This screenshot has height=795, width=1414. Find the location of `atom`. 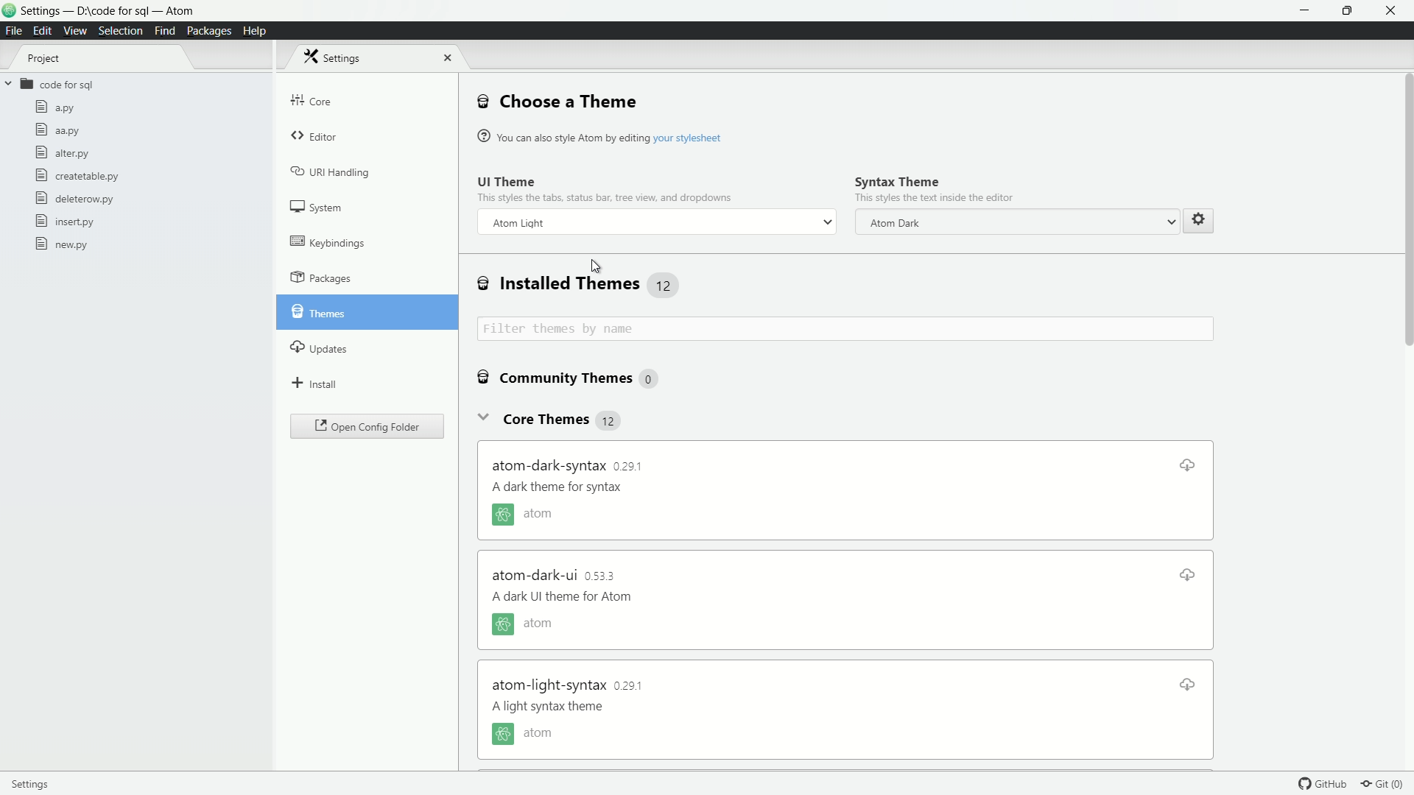

atom is located at coordinates (529, 734).